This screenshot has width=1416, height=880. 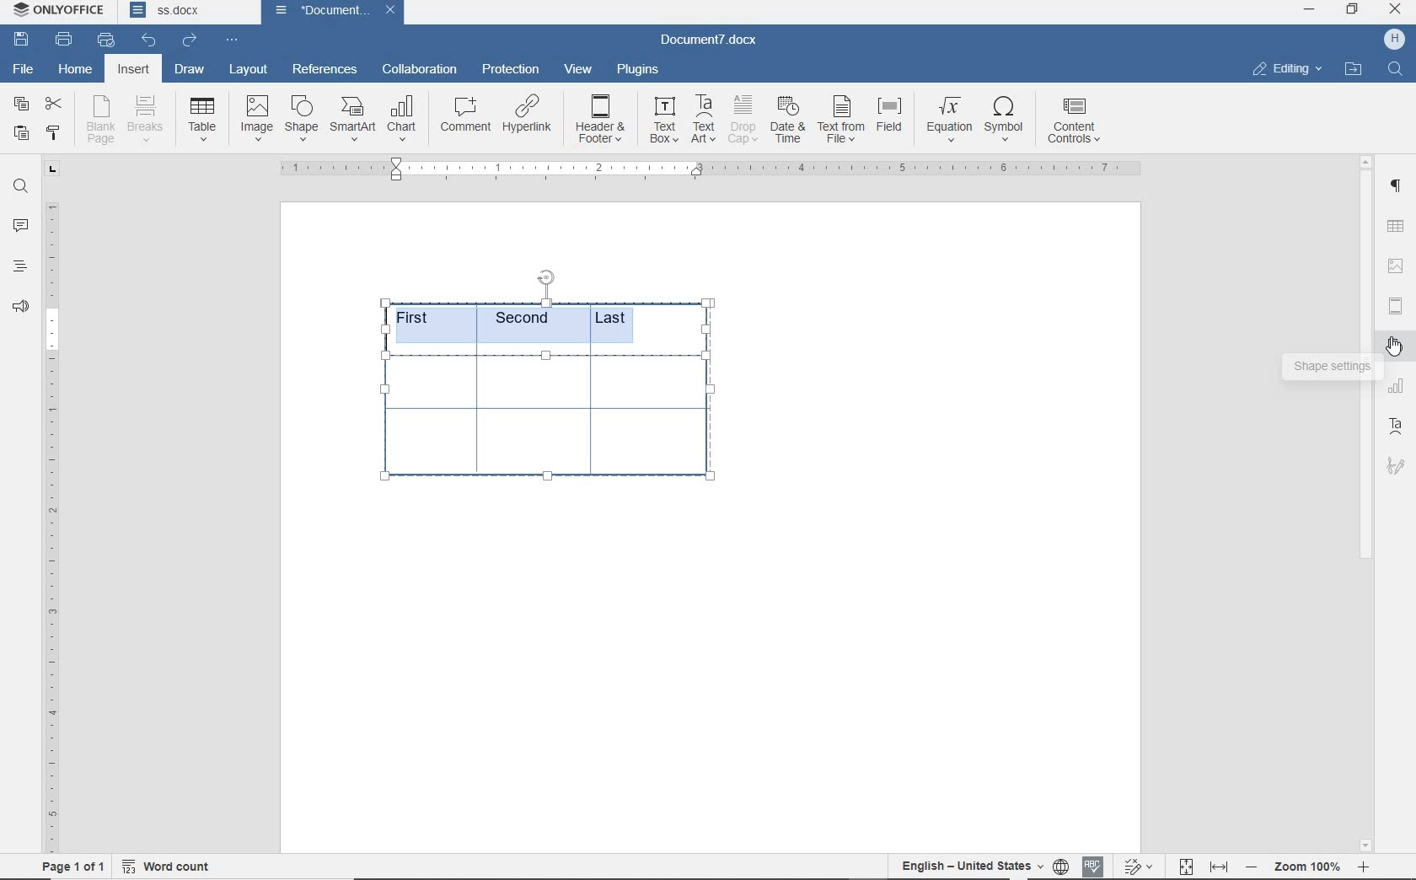 I want to click on references, so click(x=324, y=67).